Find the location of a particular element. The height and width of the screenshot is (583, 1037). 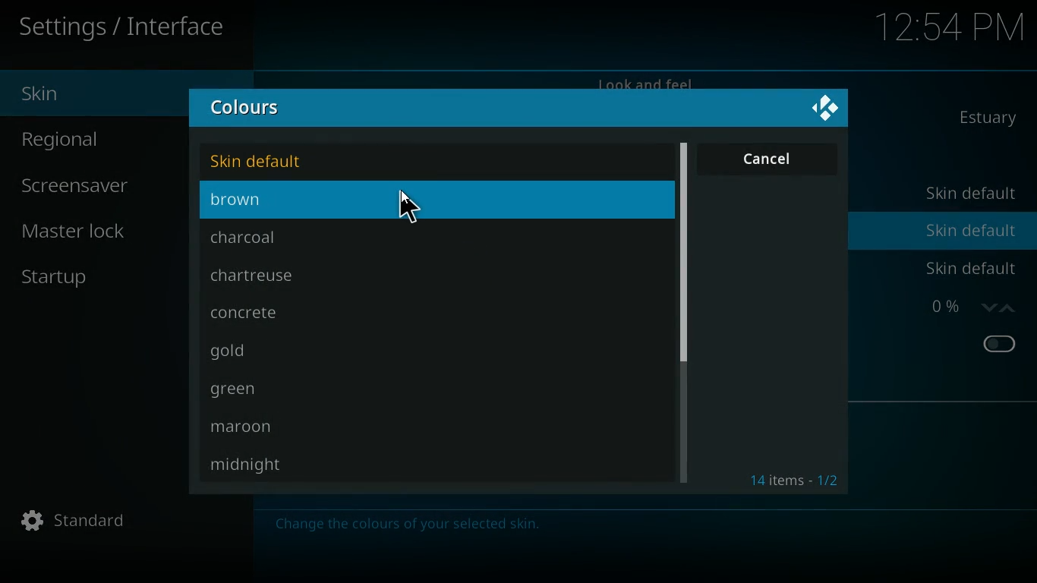

gold is located at coordinates (273, 352).